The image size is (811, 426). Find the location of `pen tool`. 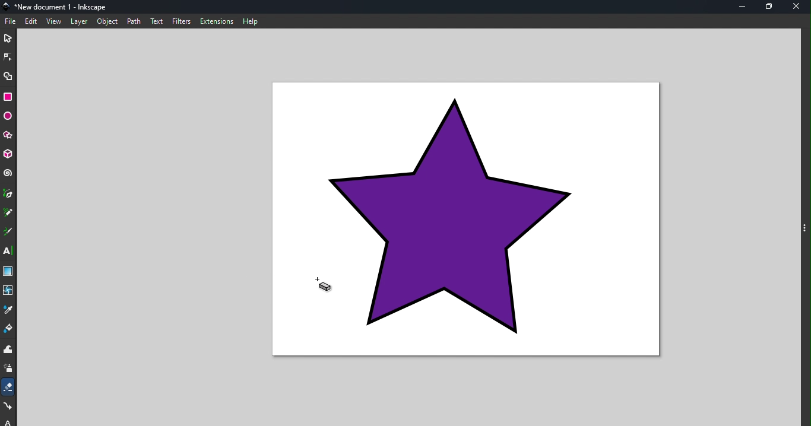

pen tool is located at coordinates (8, 194).